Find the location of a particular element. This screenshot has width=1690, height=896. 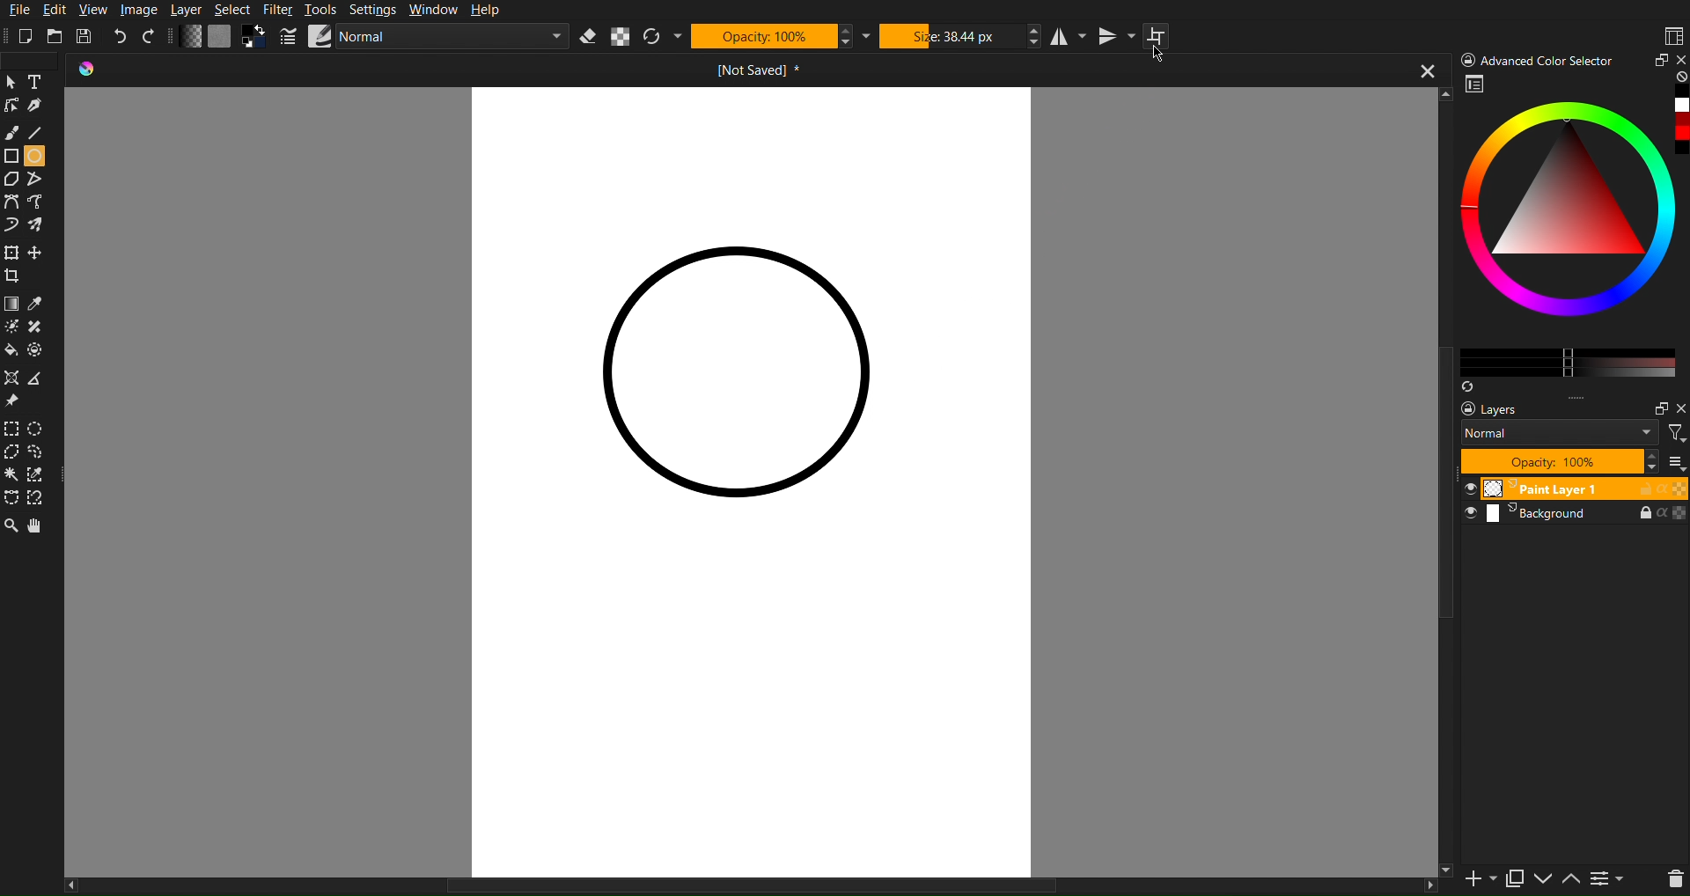

Color Settings is located at coordinates (222, 38).